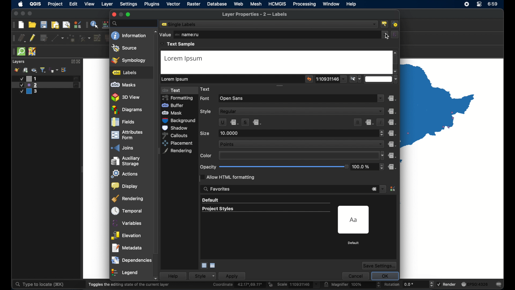 The image size is (515, 290). Describe the element at coordinates (79, 62) in the screenshot. I see `close` at that location.